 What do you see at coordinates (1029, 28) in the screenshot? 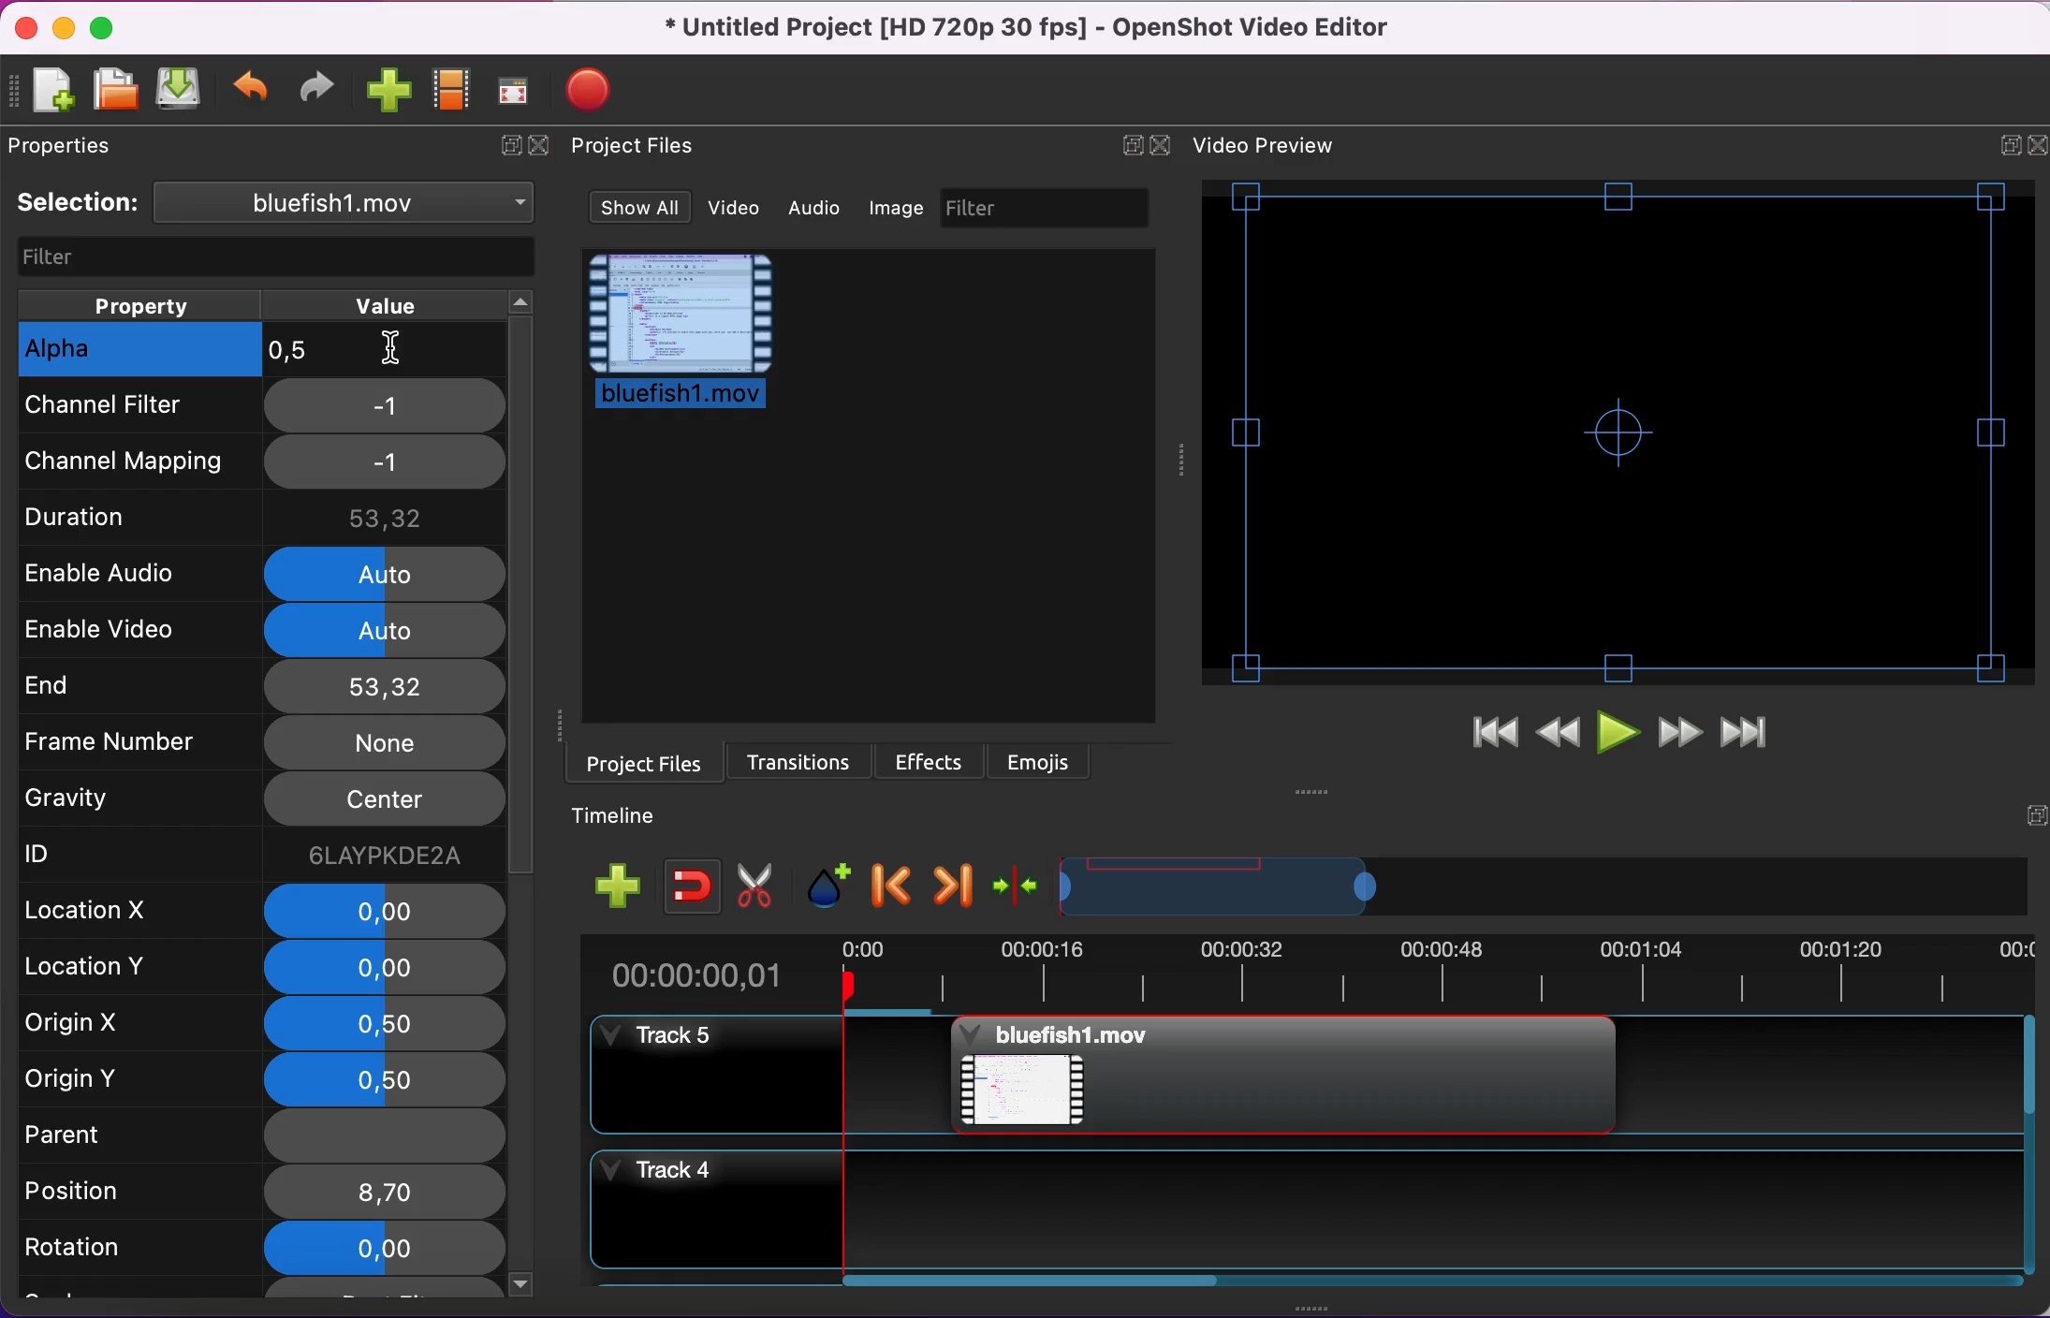
I see `title` at bounding box center [1029, 28].